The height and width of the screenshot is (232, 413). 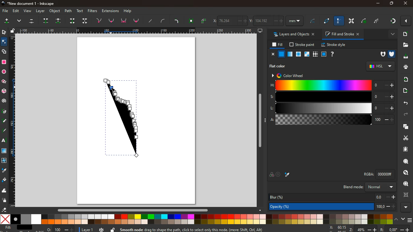 What do you see at coordinates (69, 11) in the screenshot?
I see `path` at bounding box center [69, 11].